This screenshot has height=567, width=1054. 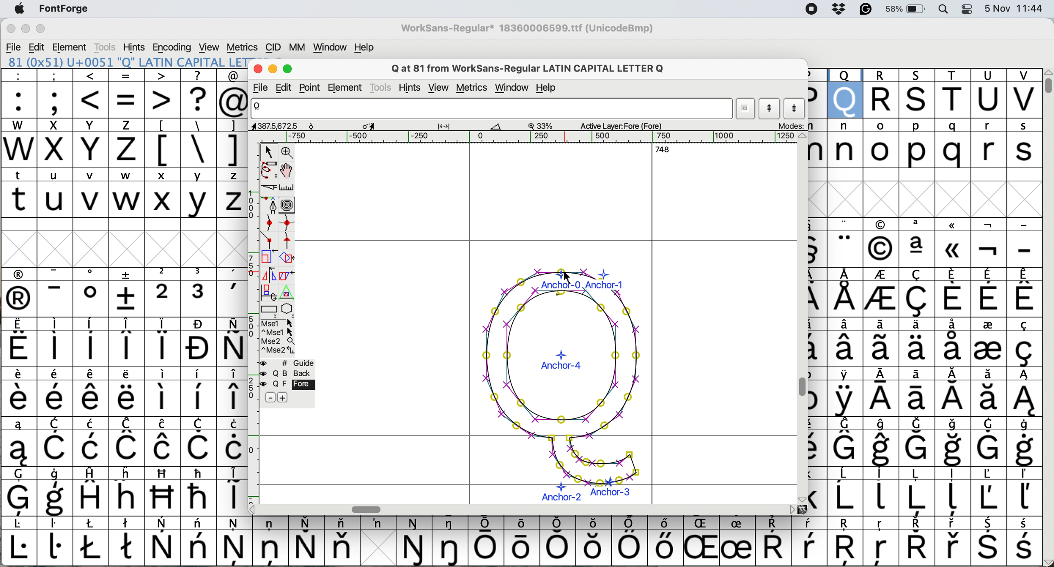 I want to click on window, so click(x=511, y=88).